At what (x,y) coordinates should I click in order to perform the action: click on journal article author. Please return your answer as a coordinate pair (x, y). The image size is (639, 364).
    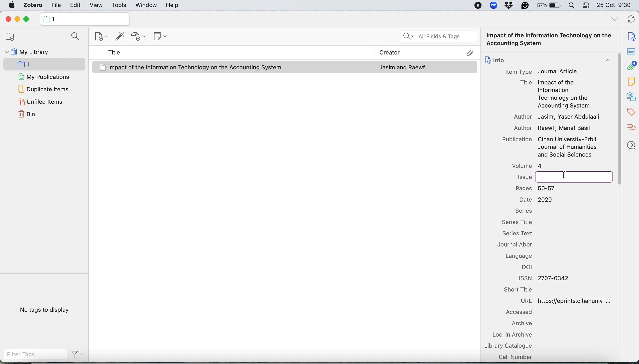
    Looking at the image, I should click on (403, 68).